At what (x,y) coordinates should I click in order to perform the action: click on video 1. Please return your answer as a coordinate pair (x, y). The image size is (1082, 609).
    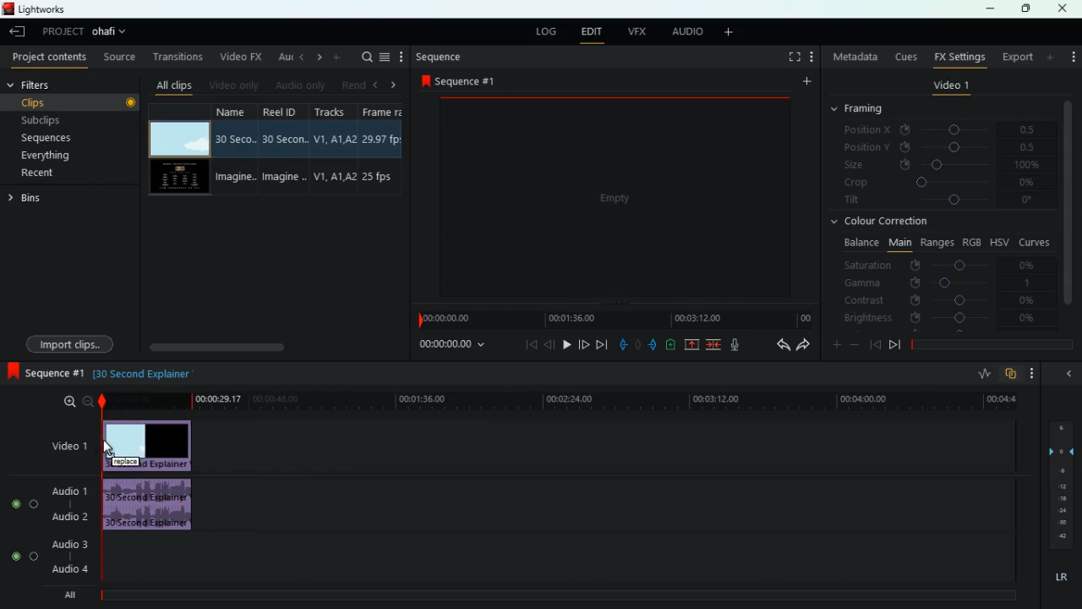
    Looking at the image, I should click on (951, 88).